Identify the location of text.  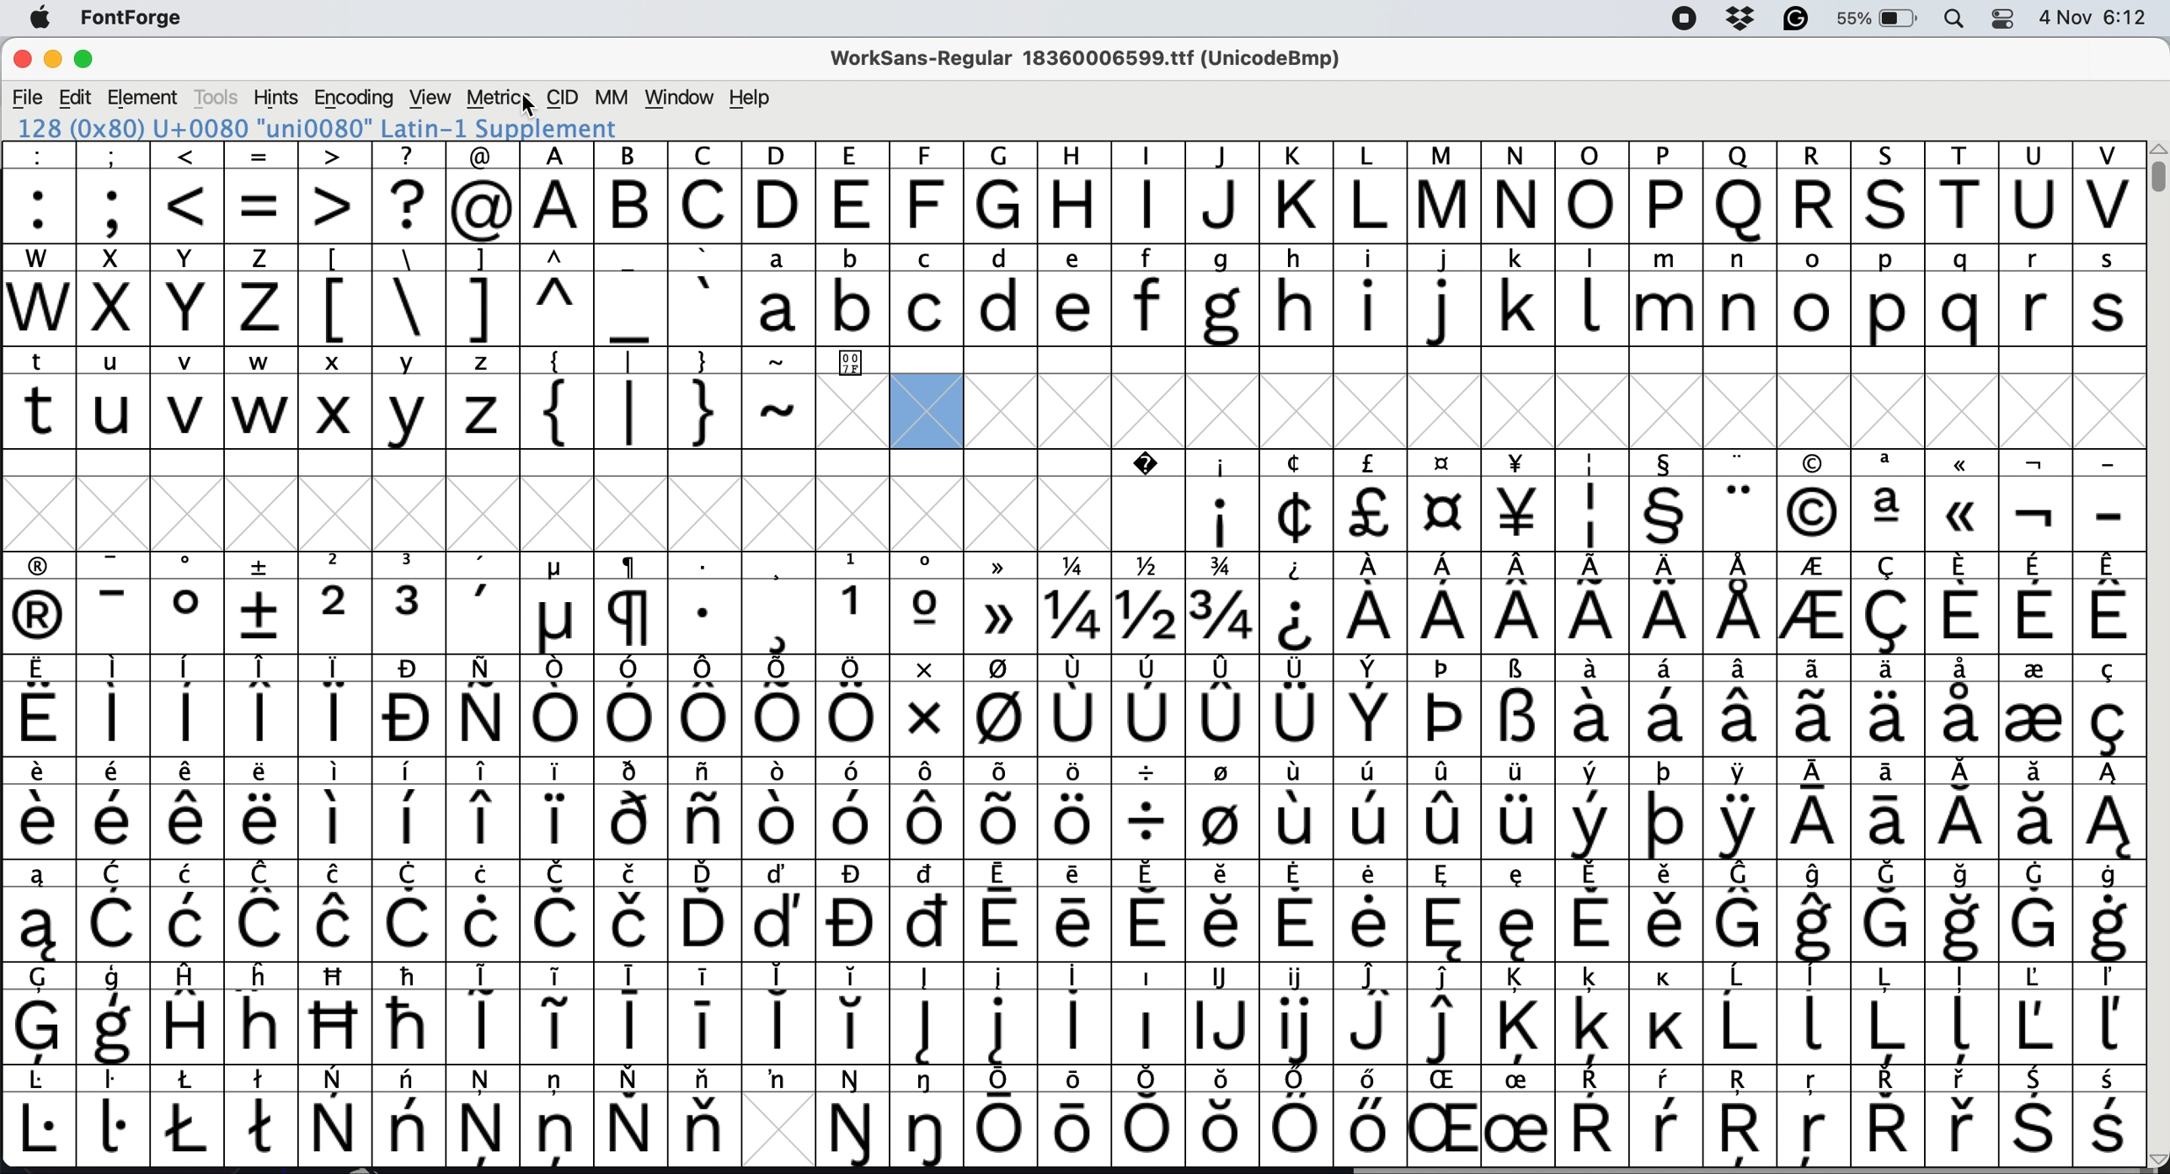
(1076, 259).